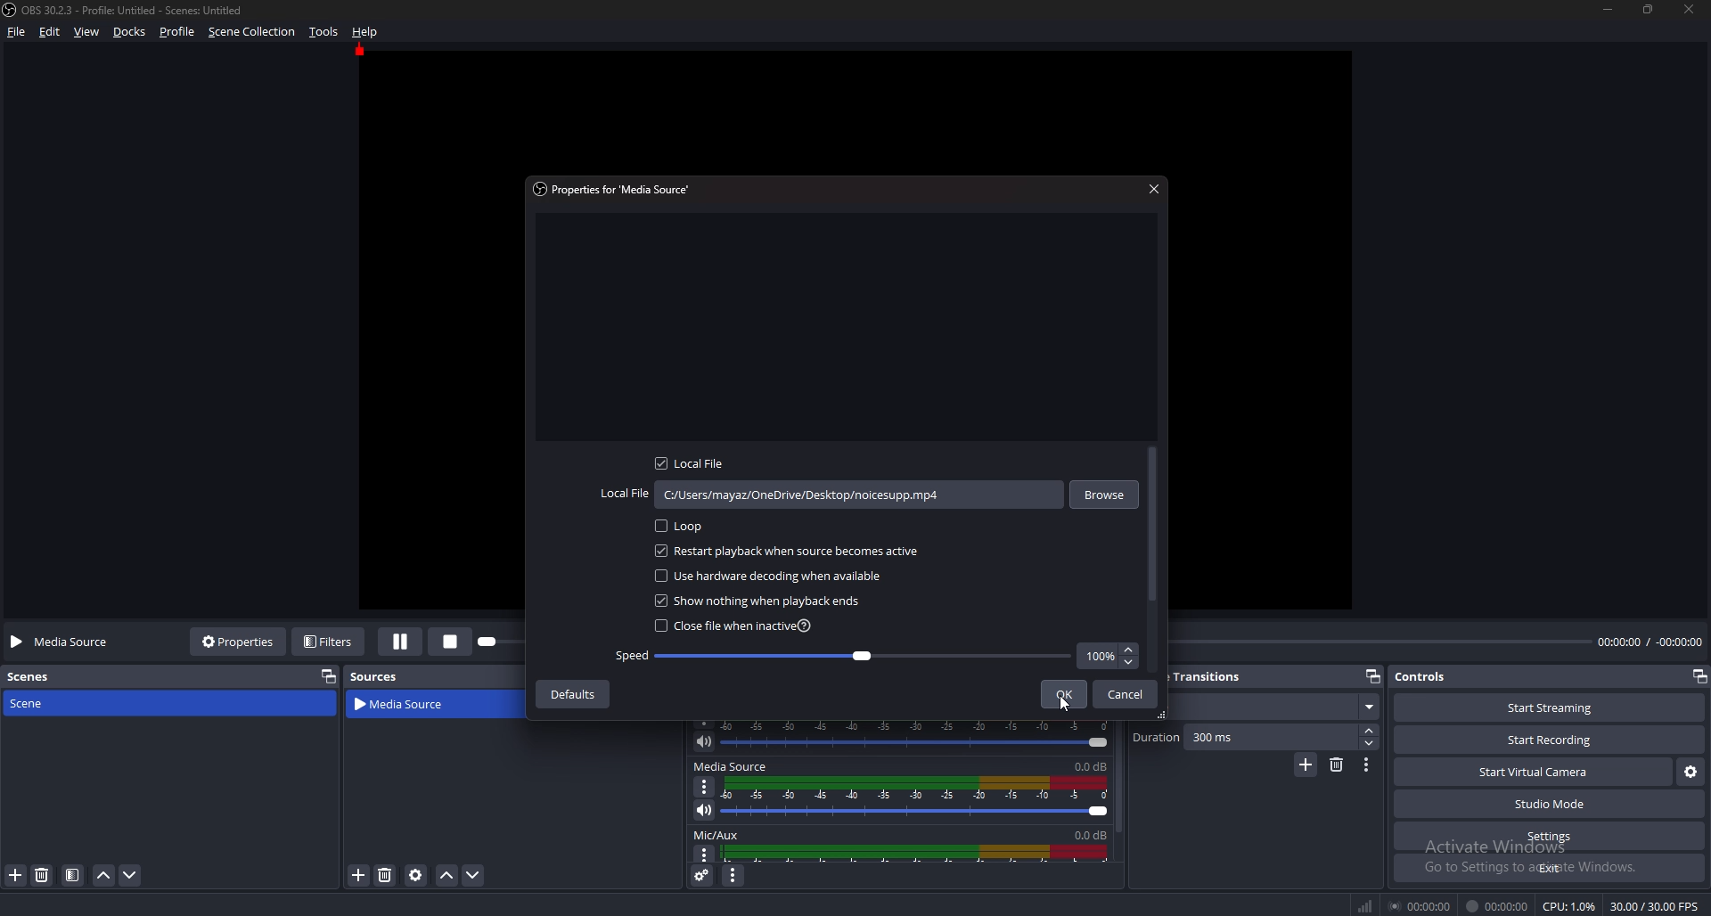 The width and height of the screenshot is (1711, 916). Describe the element at coordinates (733, 877) in the screenshot. I see ` Audio mixer menu` at that location.